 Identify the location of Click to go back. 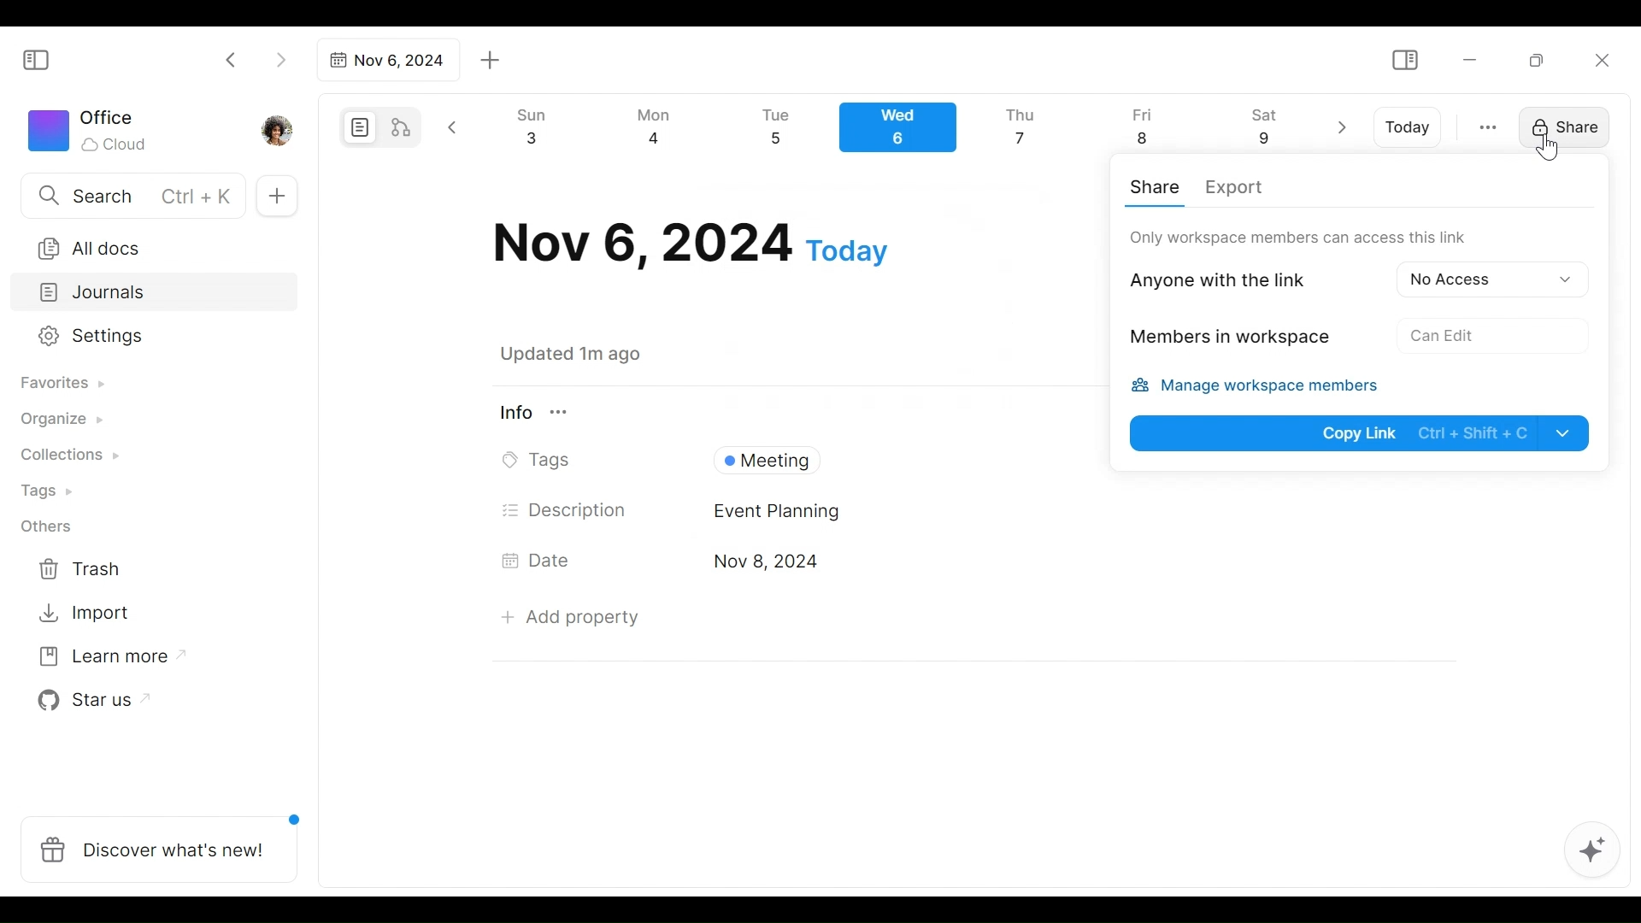
(232, 58).